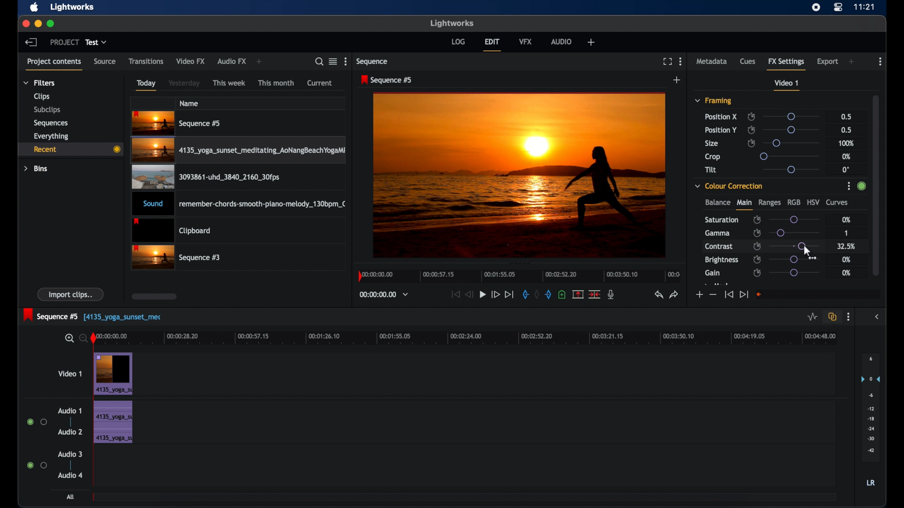 Image resolution: width=904 pixels, height=508 pixels. What do you see at coordinates (509, 294) in the screenshot?
I see `jump to end` at bounding box center [509, 294].